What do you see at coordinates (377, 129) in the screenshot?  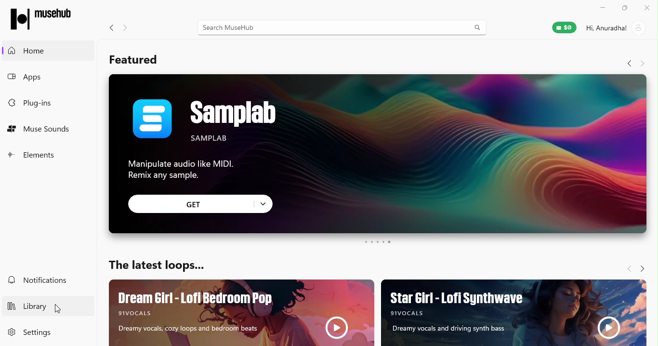 I see `Samplab Ad` at bounding box center [377, 129].